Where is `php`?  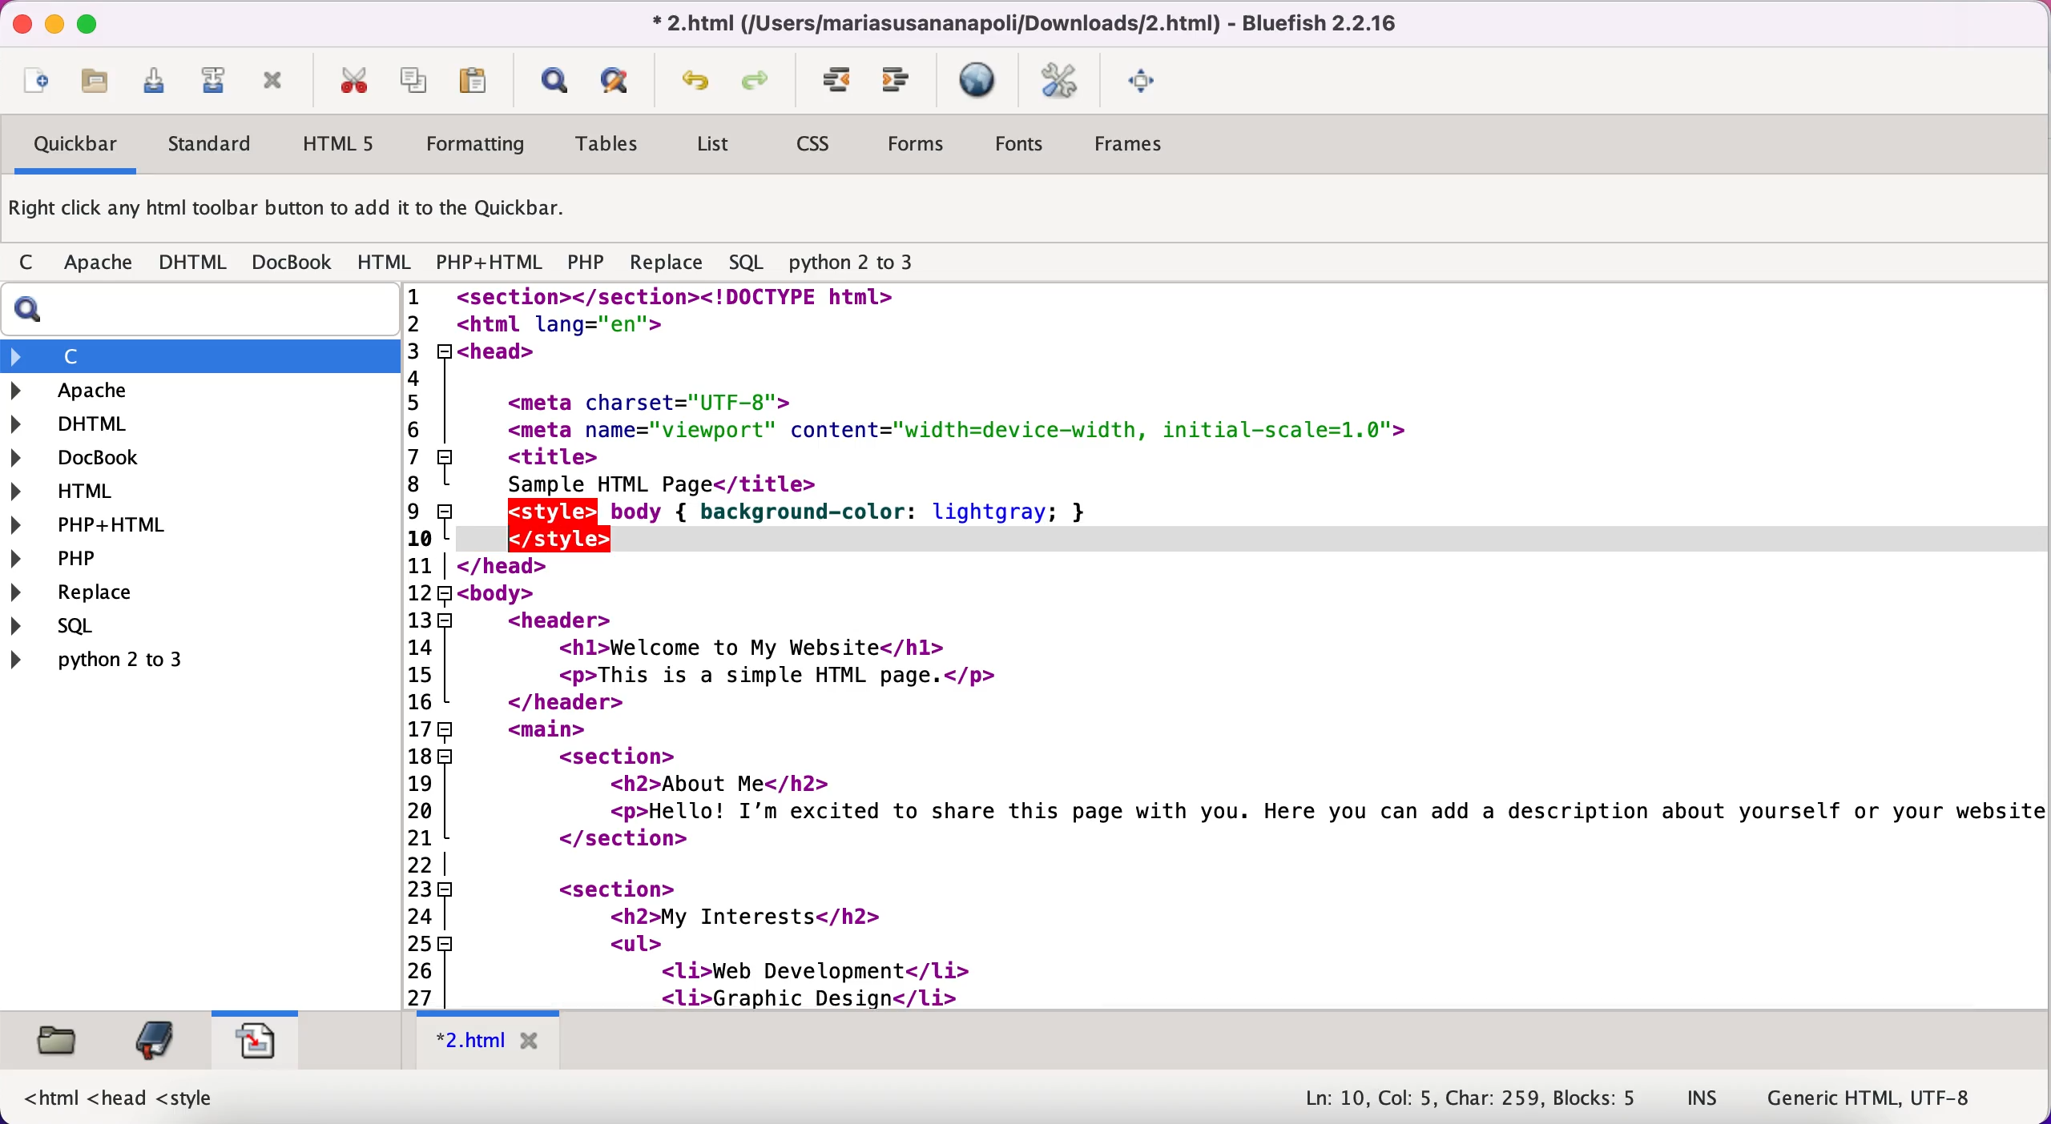
php is located at coordinates (586, 265).